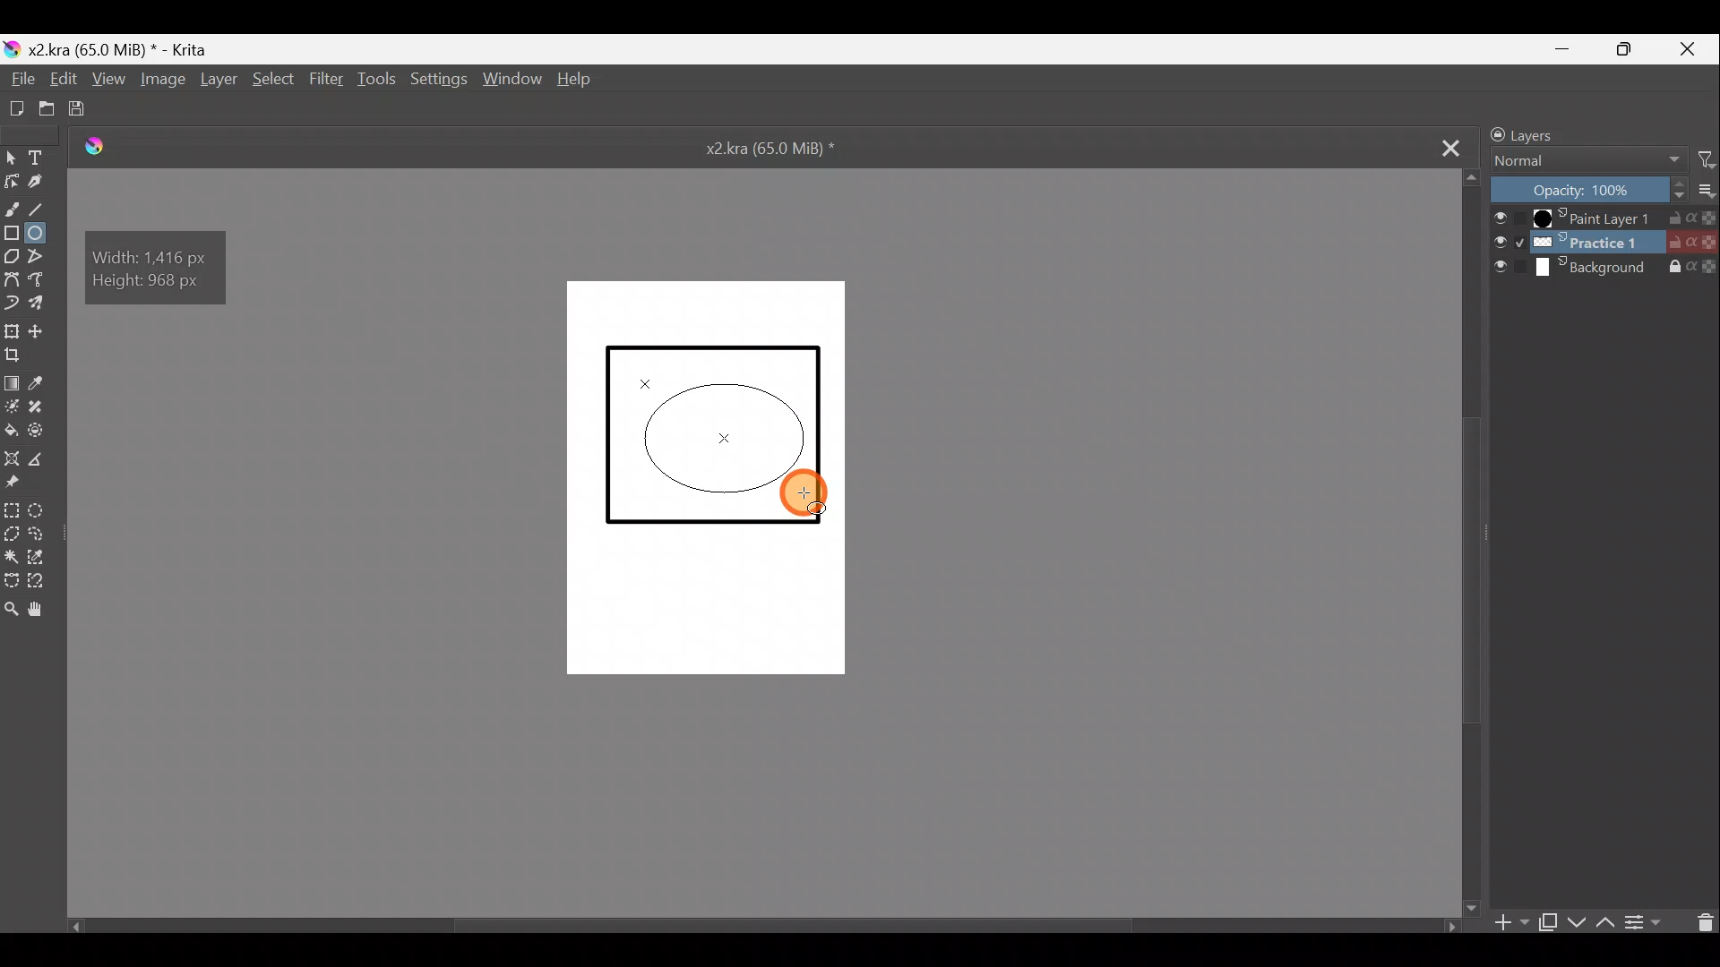 This screenshot has width=1720, height=967. What do you see at coordinates (11, 579) in the screenshot?
I see `Bezier curve selection tool` at bounding box center [11, 579].